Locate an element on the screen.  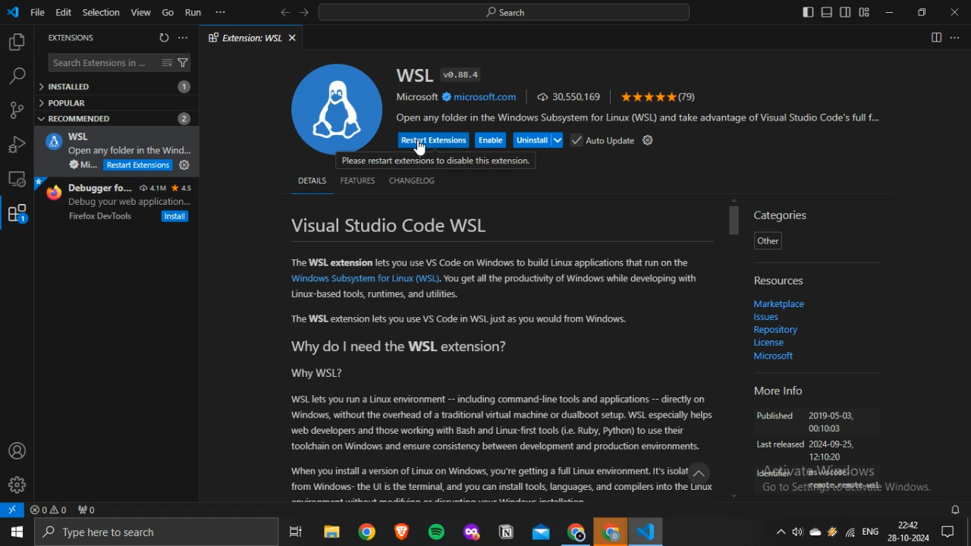
FEATURES is located at coordinates (357, 180).